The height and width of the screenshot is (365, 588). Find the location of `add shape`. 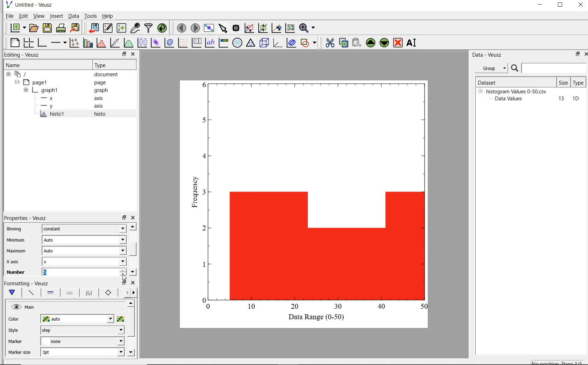

add shape is located at coordinates (309, 43).